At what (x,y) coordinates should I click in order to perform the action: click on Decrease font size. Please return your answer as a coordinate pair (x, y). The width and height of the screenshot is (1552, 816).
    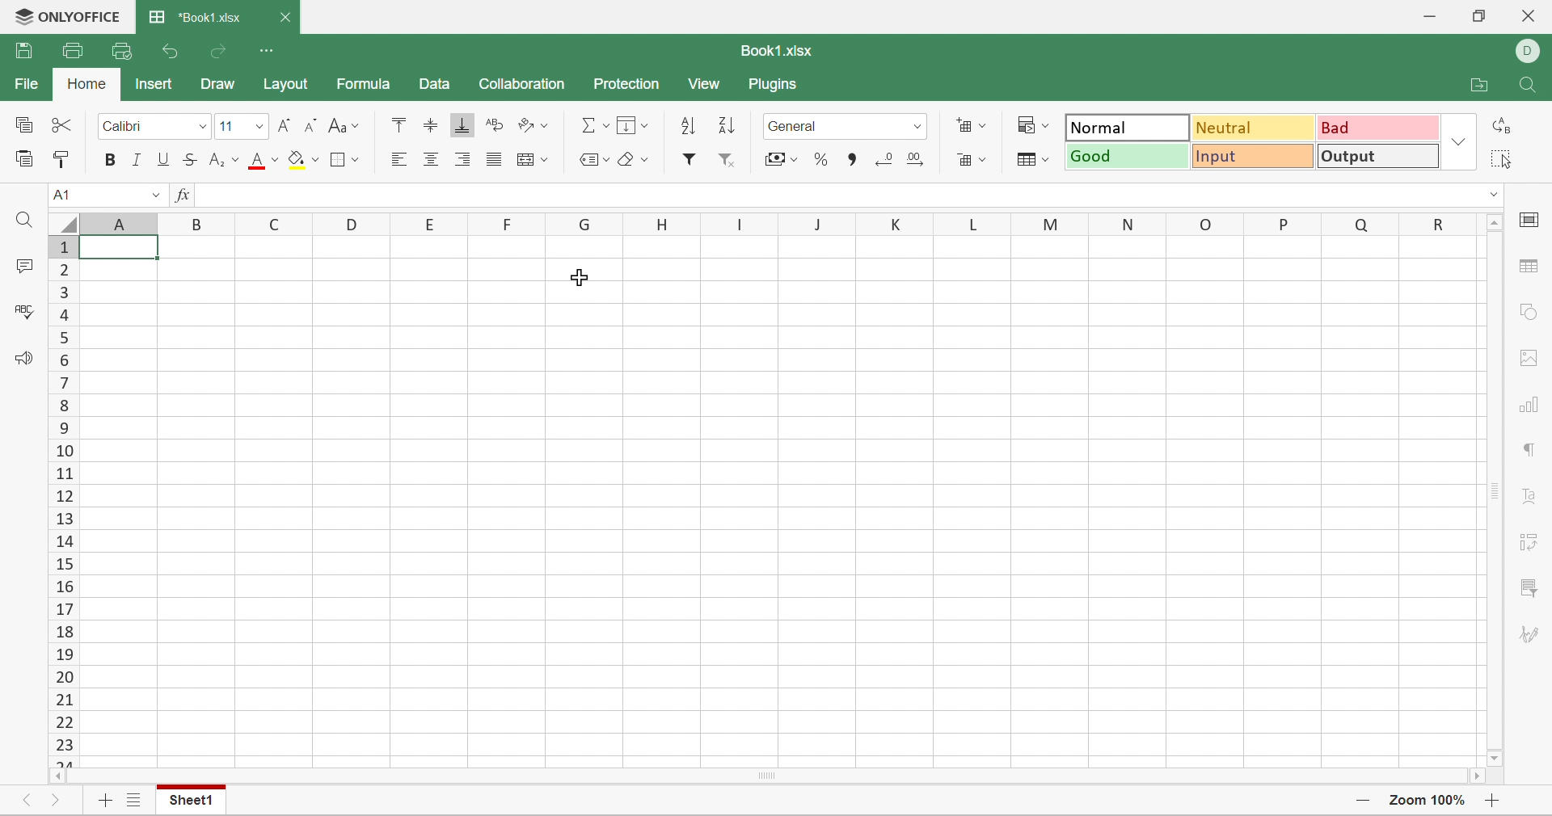
    Looking at the image, I should click on (310, 126).